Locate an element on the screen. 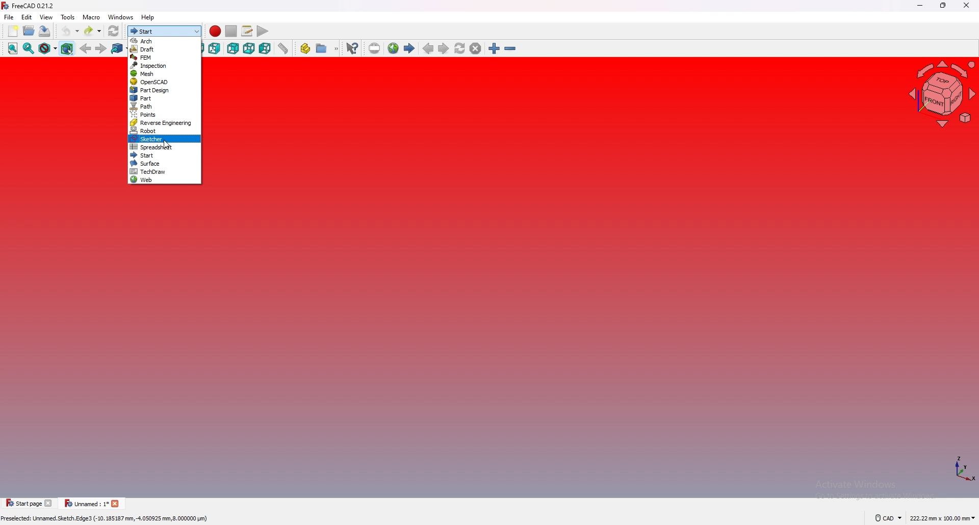  points is located at coordinates (165, 114).